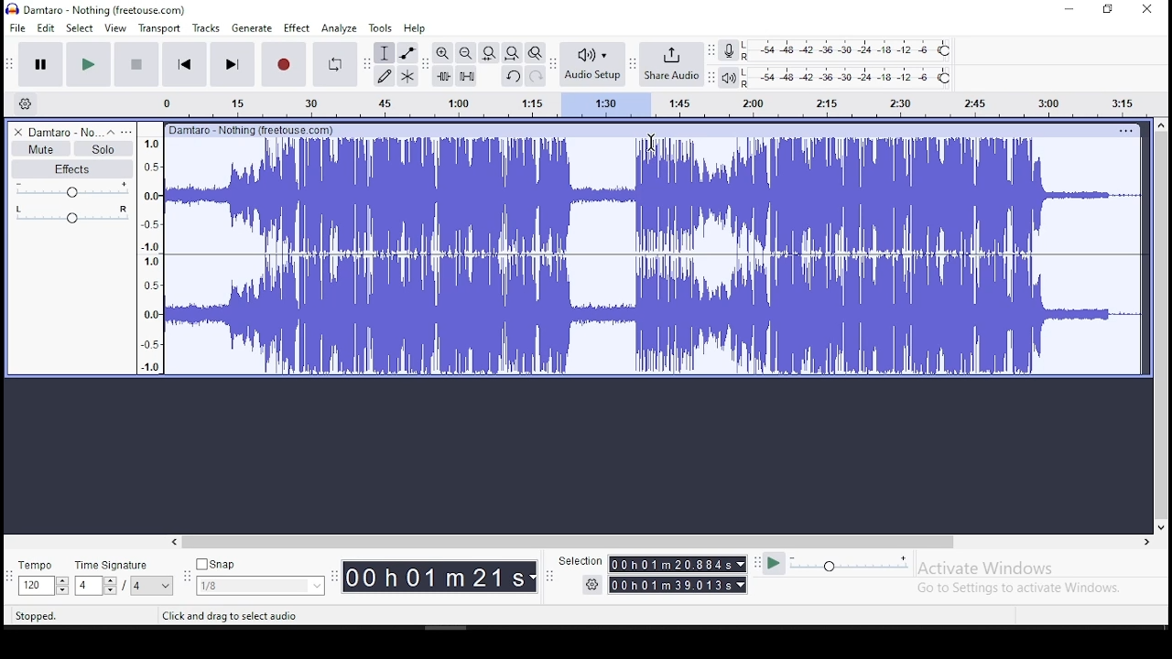  Describe the element at coordinates (340, 28) in the screenshot. I see `analyze` at that location.